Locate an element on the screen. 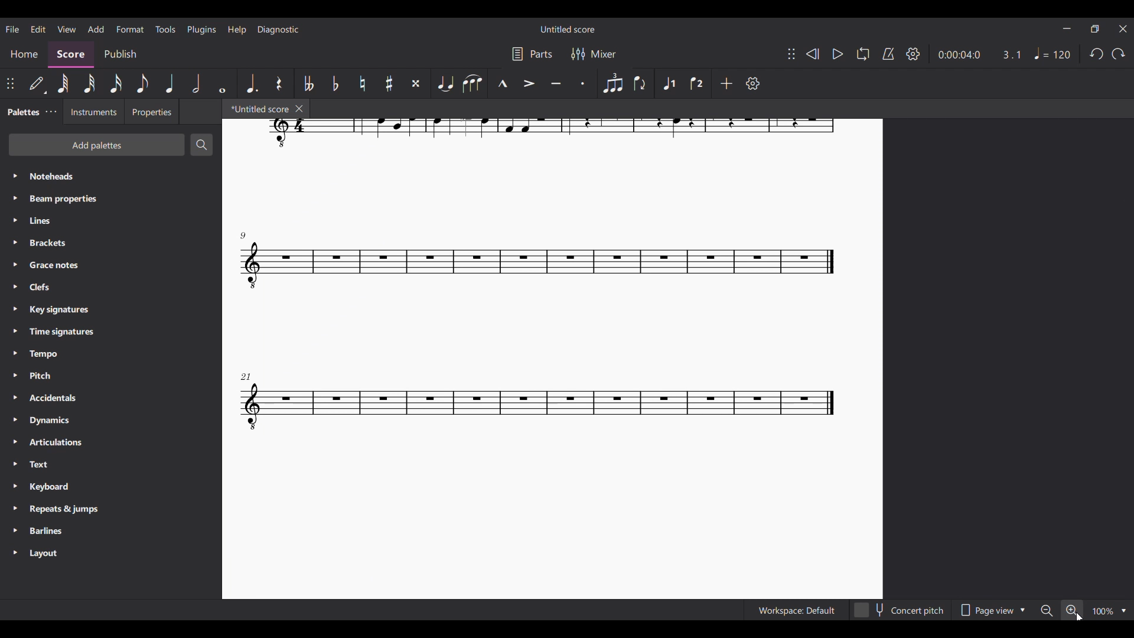 Image resolution: width=1134 pixels, height=638 pixels. Voice 2 is located at coordinates (696, 83).